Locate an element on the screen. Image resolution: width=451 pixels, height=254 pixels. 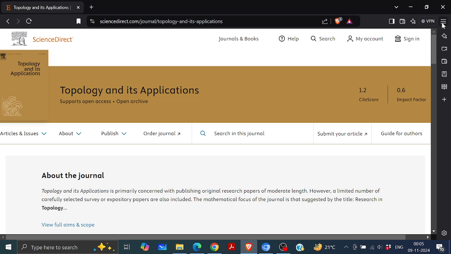
Hidden Icons is located at coordinates (345, 247).